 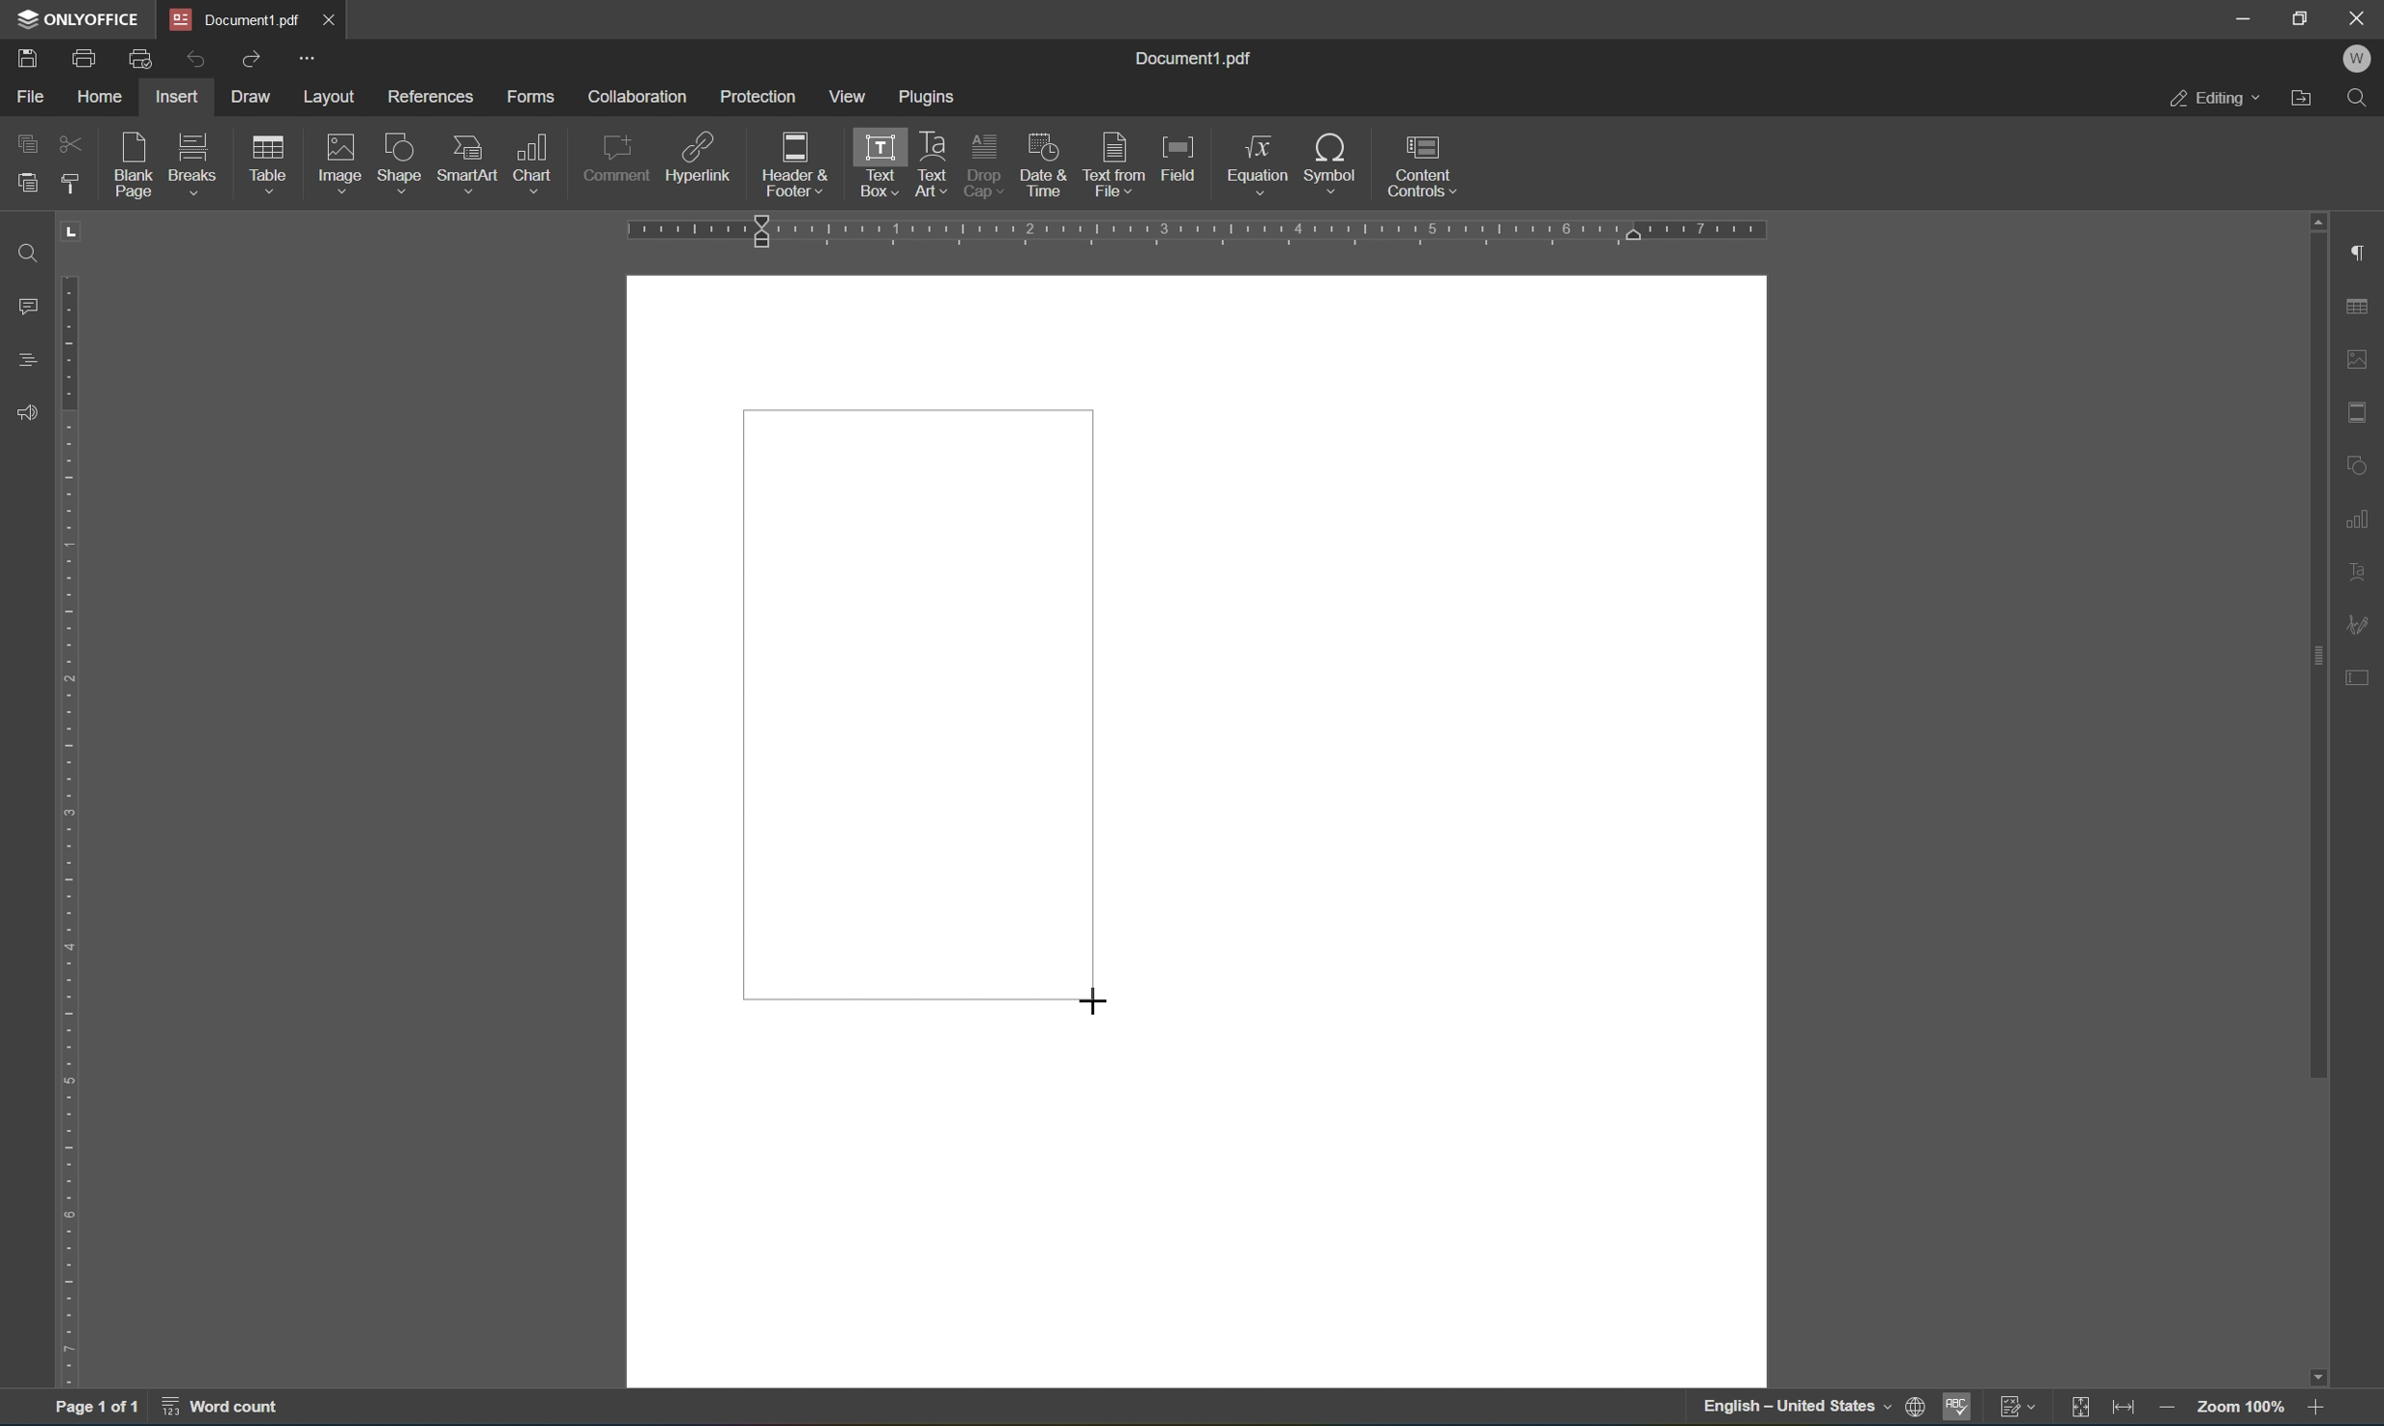 I want to click on zoom in, so click(x=2172, y=1410).